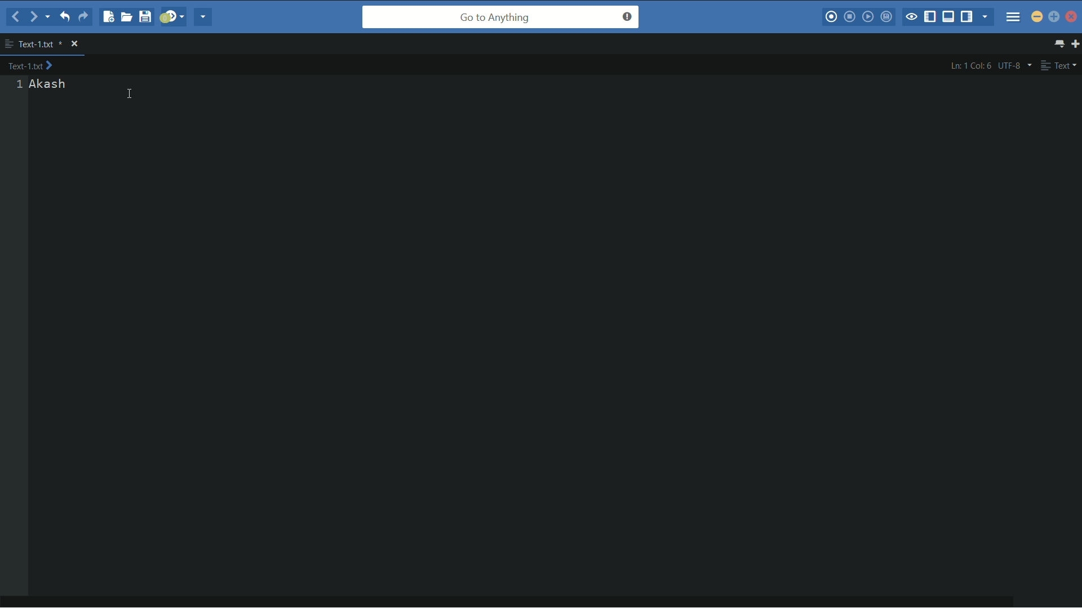 This screenshot has height=608, width=1082. Describe the element at coordinates (74, 43) in the screenshot. I see `close` at that location.